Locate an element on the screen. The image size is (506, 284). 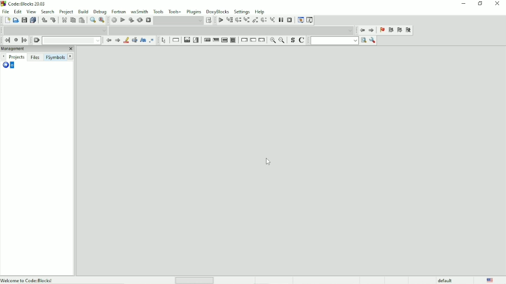
Open is located at coordinates (16, 20).